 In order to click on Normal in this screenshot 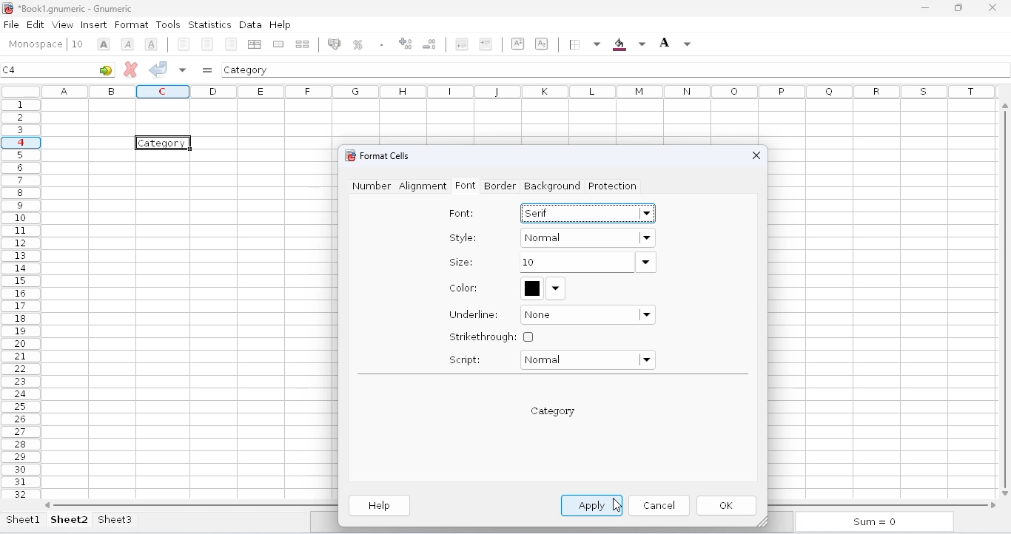, I will do `click(588, 240)`.